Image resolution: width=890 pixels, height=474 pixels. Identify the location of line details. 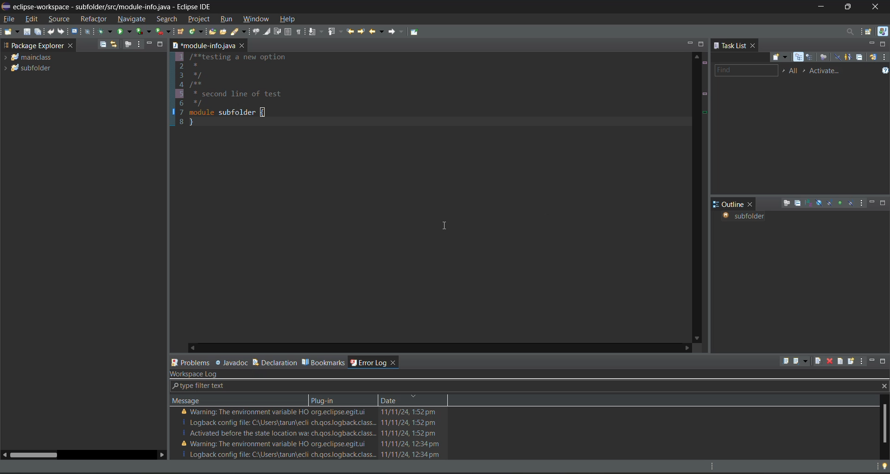
(706, 105).